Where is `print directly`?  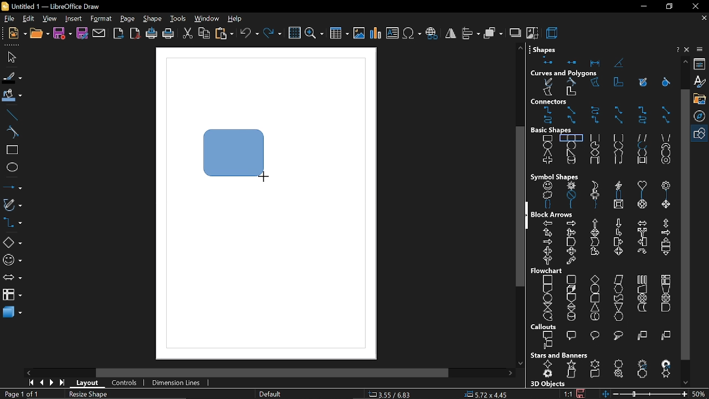
print directly is located at coordinates (151, 34).